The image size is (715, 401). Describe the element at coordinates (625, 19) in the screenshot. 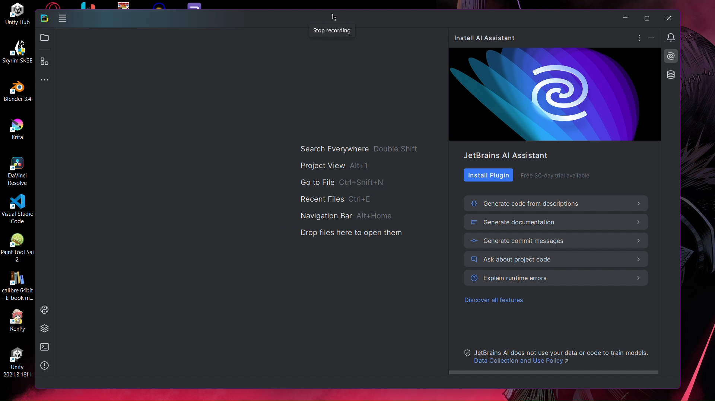

I see `Minimize` at that location.